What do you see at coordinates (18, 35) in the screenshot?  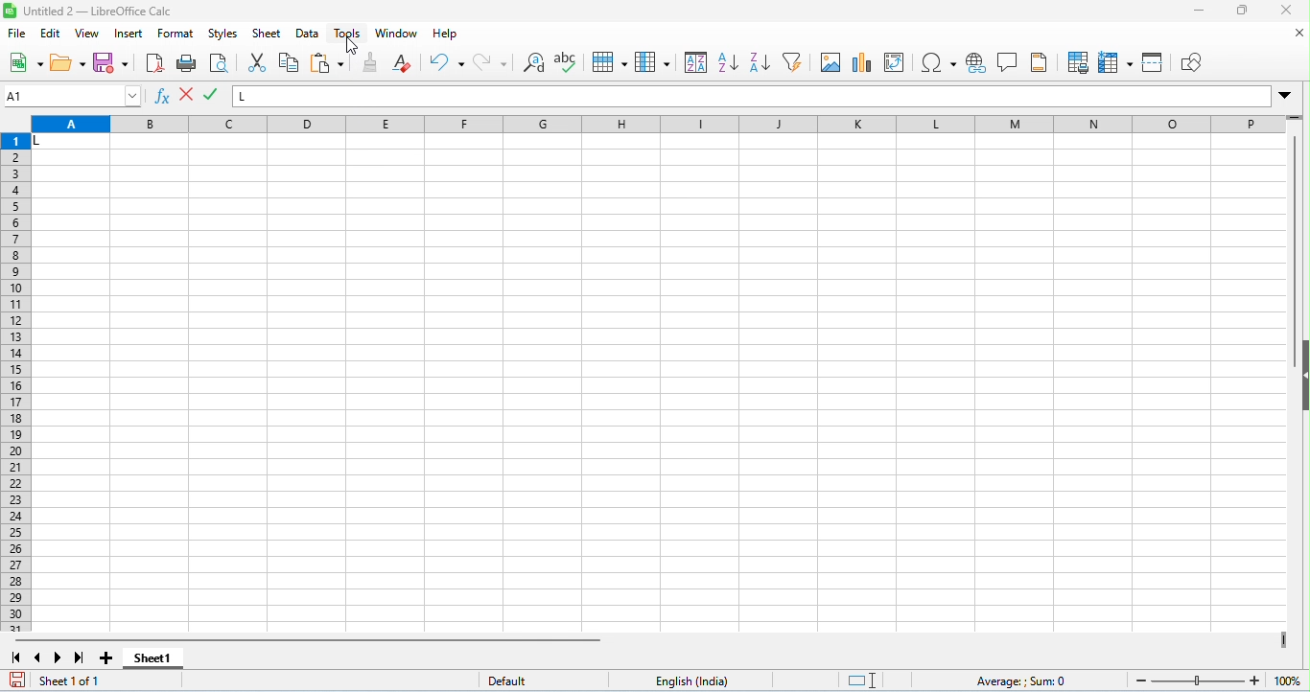 I see `file` at bounding box center [18, 35].